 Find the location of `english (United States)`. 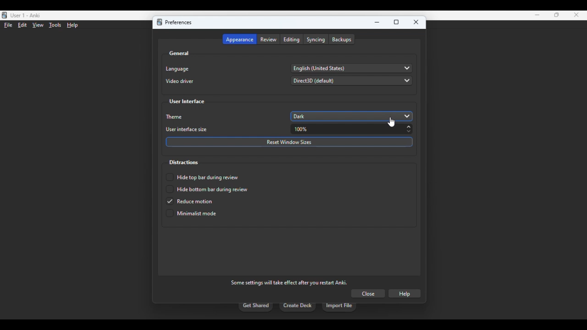

english (United States) is located at coordinates (352, 68).